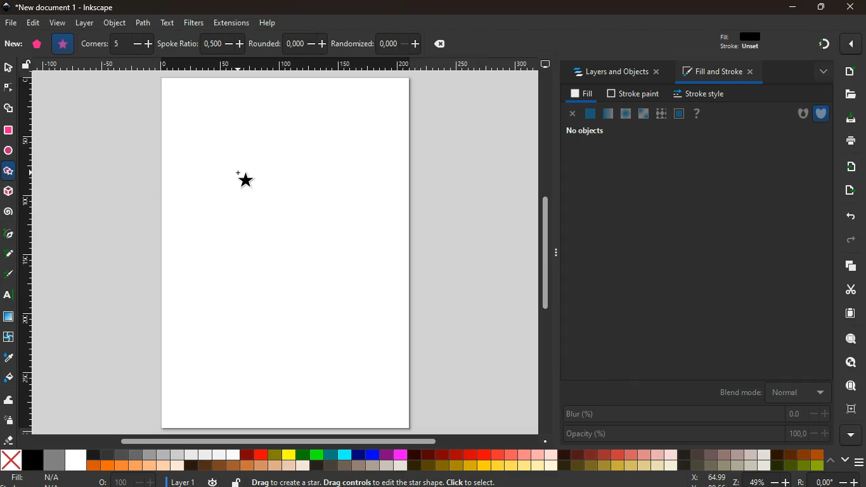  I want to click on move, so click(848, 191).